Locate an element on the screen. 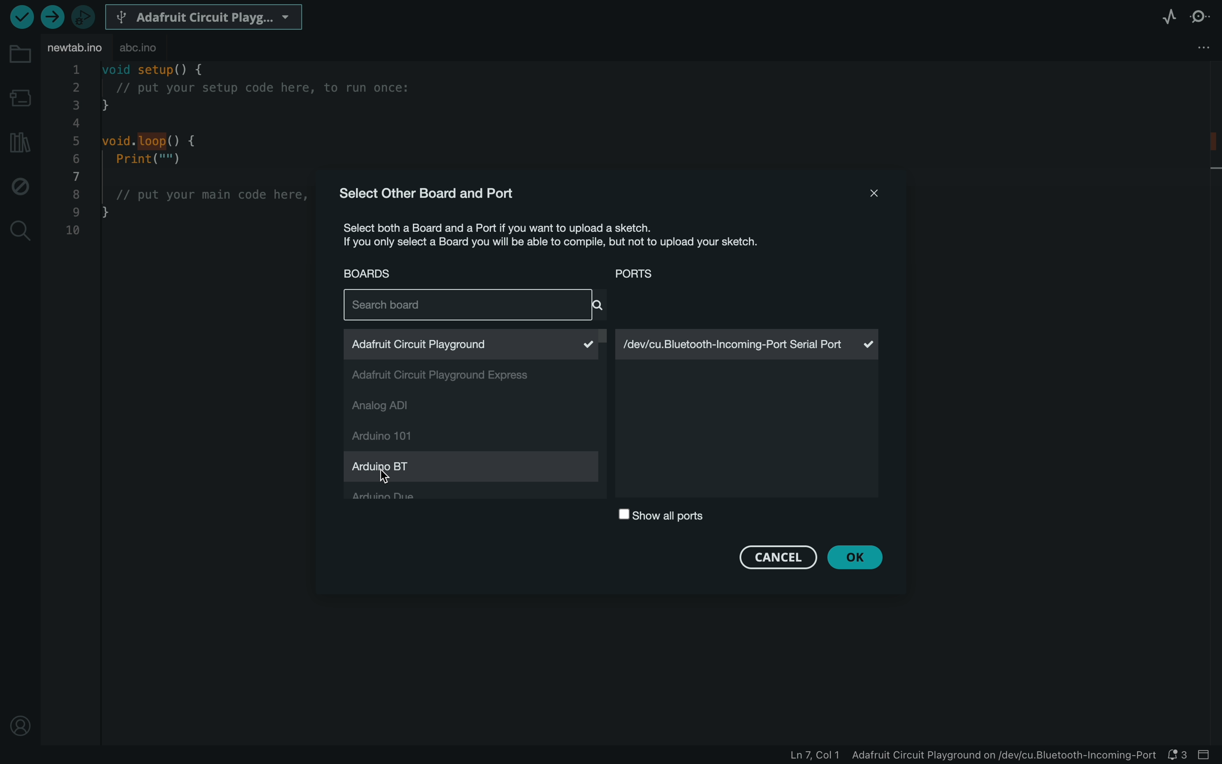 Image resolution: width=1222 pixels, height=764 pixels. adafruit circut is located at coordinates (468, 345).